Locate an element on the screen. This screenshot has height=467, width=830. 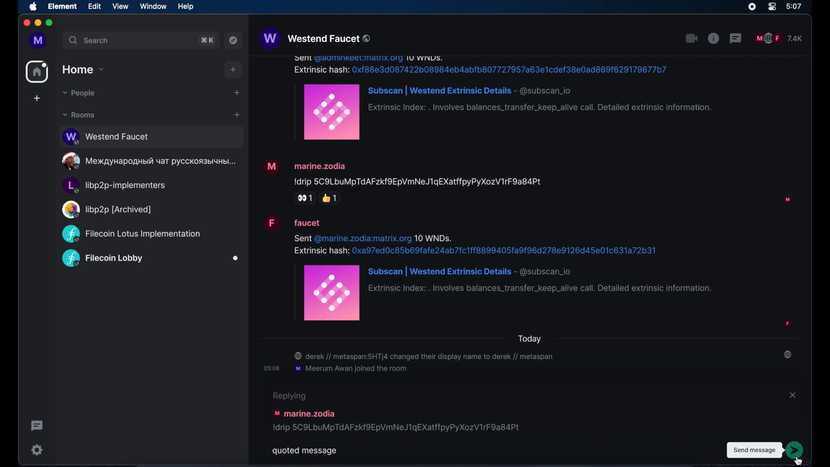
home drop down is located at coordinates (83, 69).